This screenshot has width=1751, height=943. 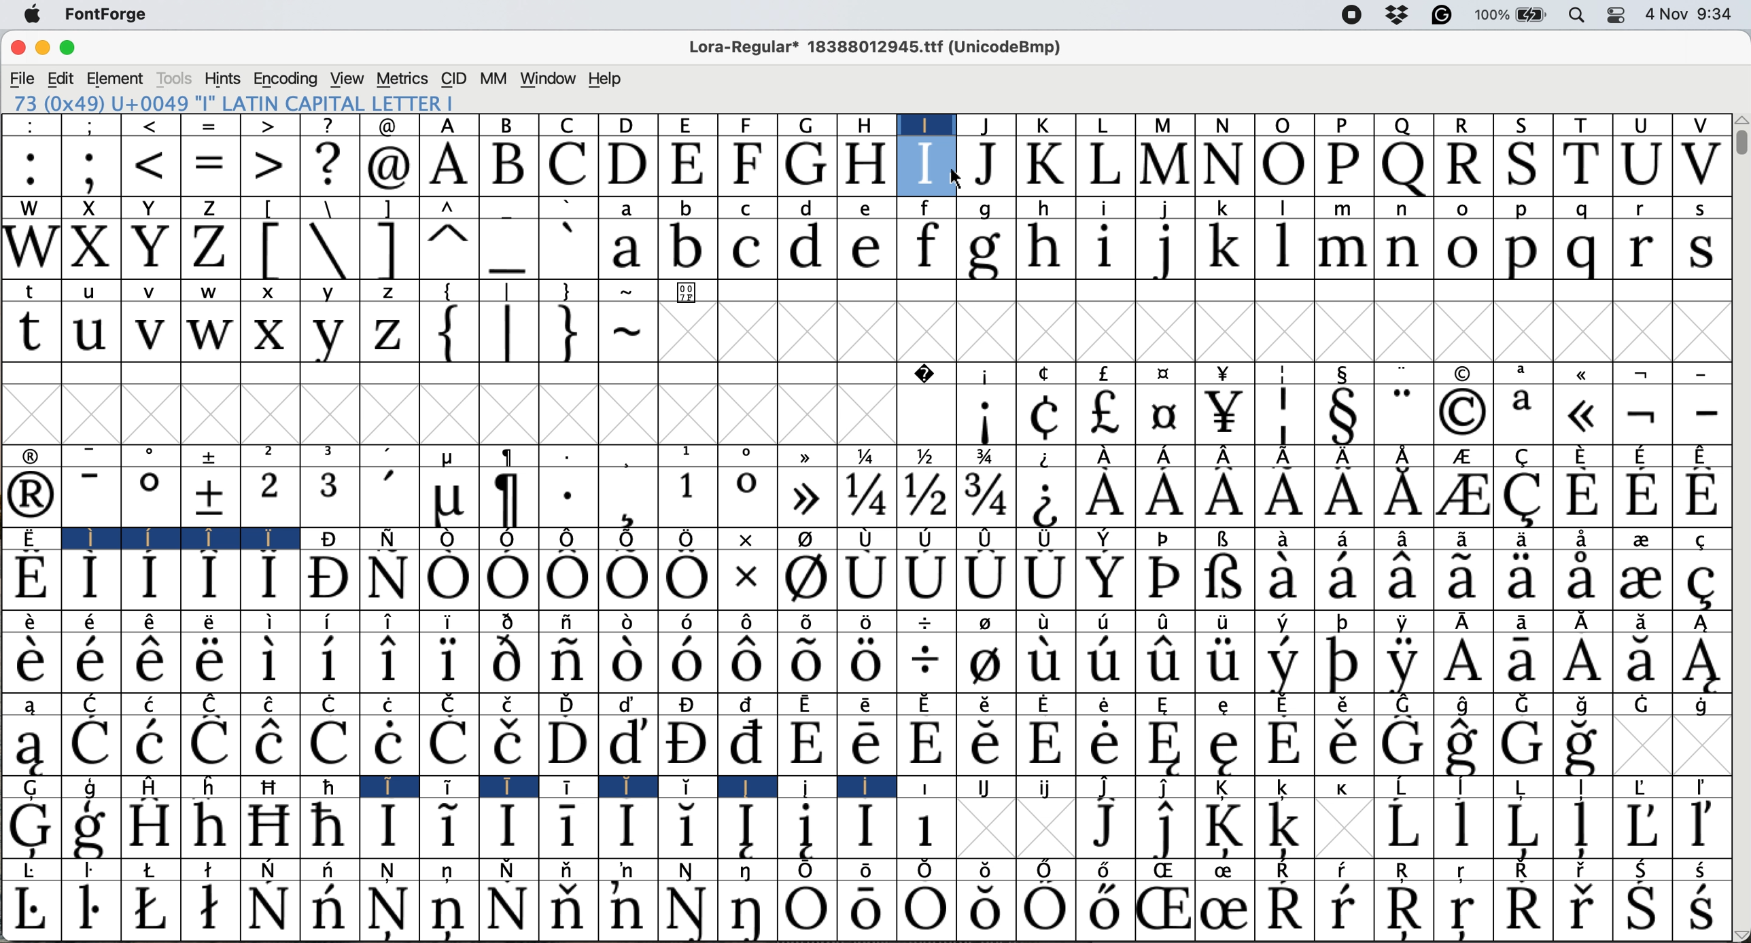 I want to click on symbol, so click(x=509, y=456).